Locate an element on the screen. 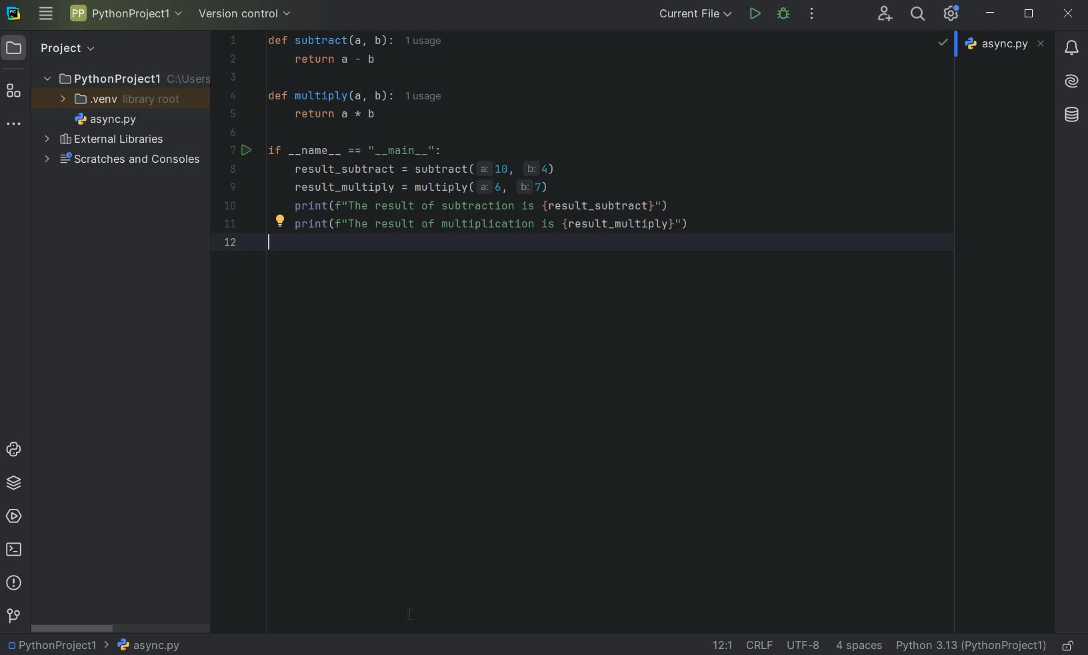 The image size is (1088, 655). file name is located at coordinates (142, 645).